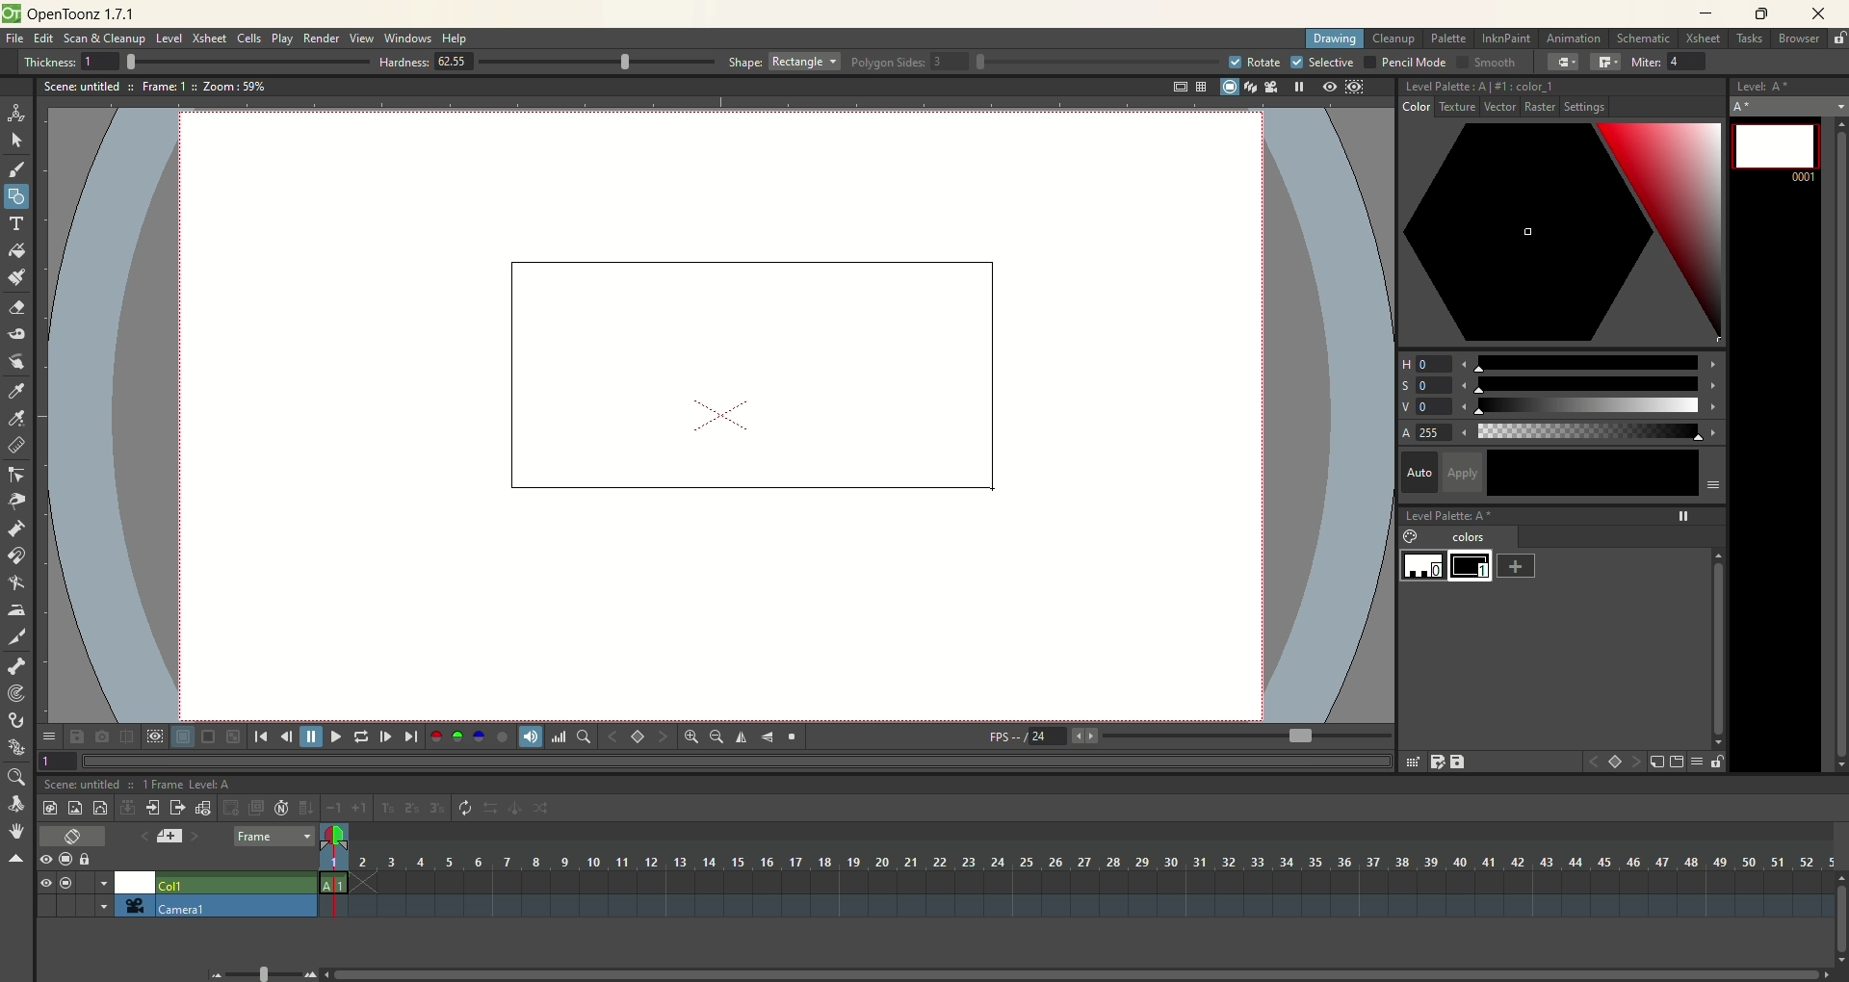  I want to click on fill tool, so click(16, 251).